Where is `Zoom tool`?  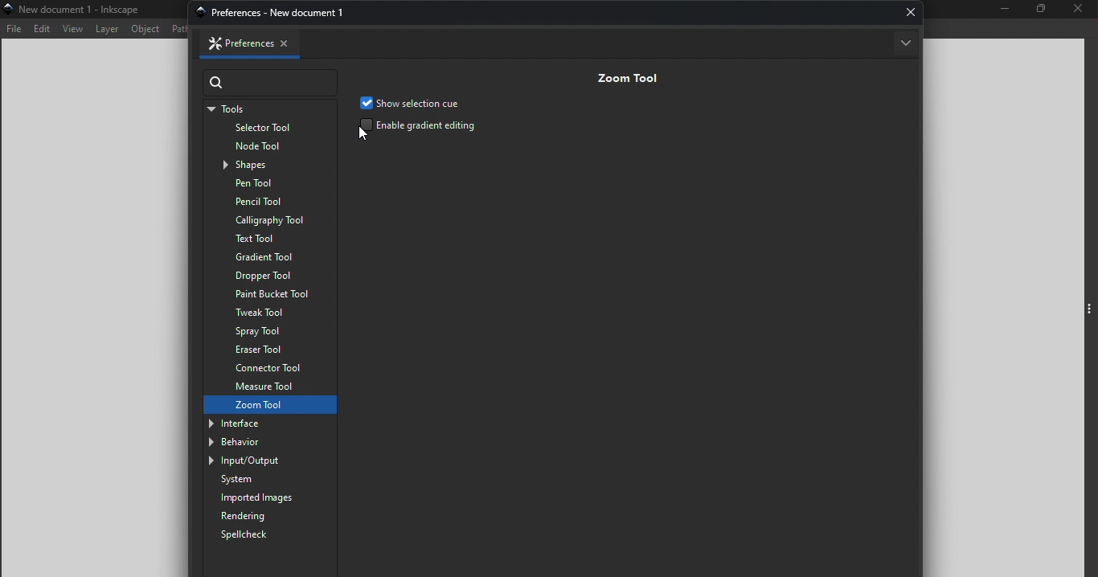
Zoom tool is located at coordinates (255, 404).